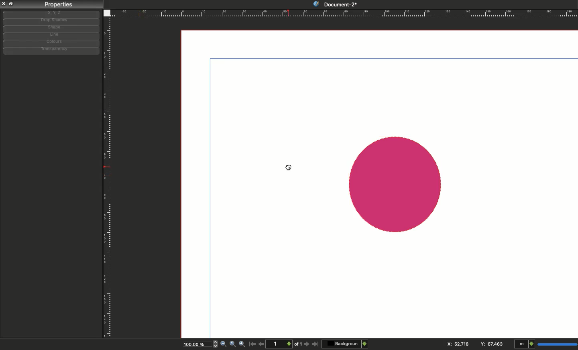 This screenshot has width=578, height=350. Describe the element at coordinates (108, 178) in the screenshot. I see `Ruler` at that location.